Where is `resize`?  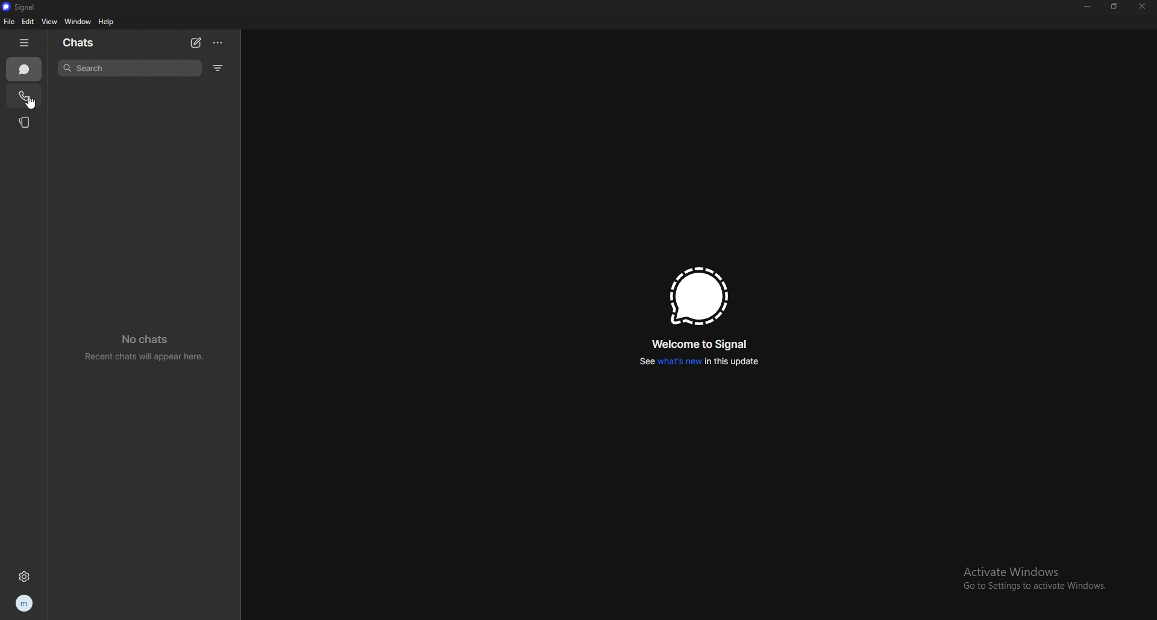
resize is located at coordinates (1116, 6).